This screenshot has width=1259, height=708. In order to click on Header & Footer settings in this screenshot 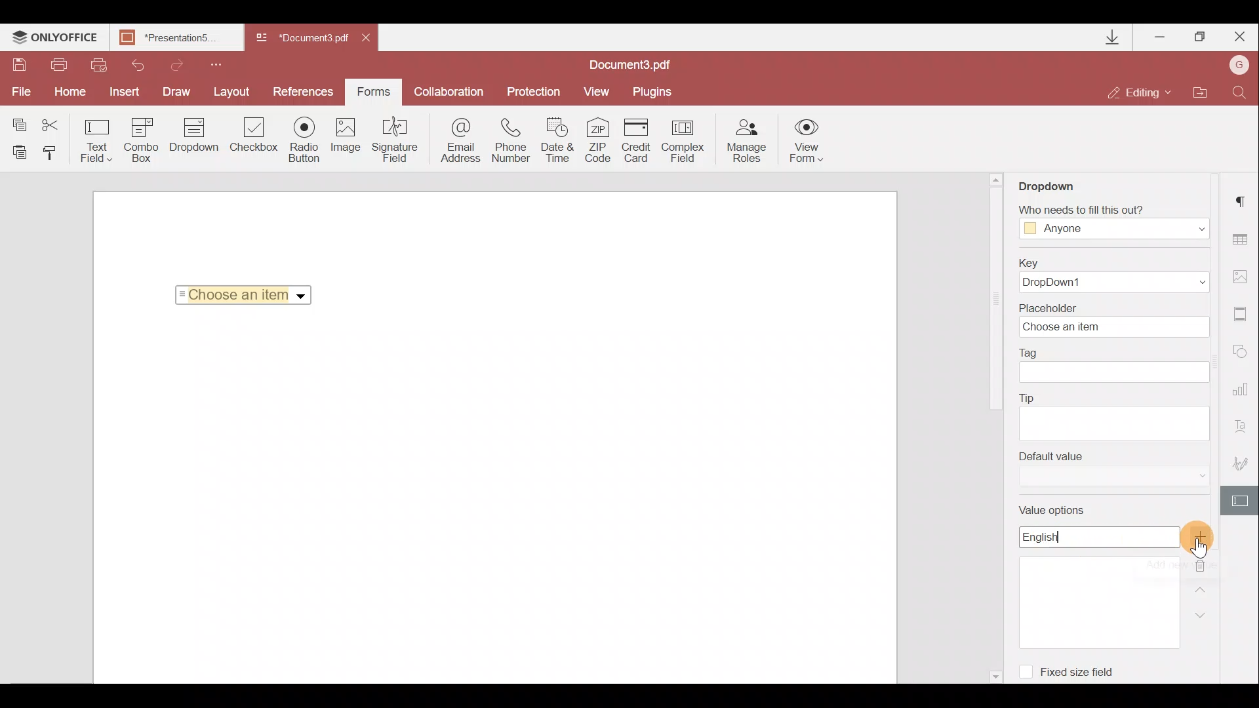, I will do `click(1243, 317)`.